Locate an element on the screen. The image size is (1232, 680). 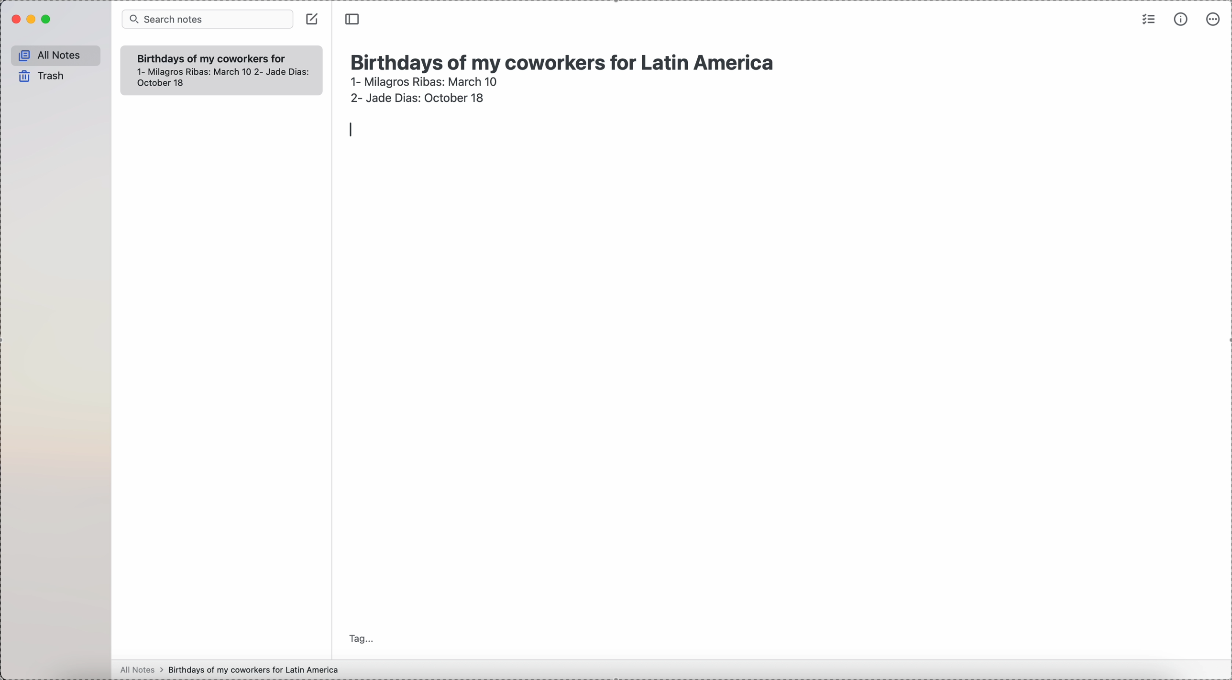
metrics is located at coordinates (1182, 19).